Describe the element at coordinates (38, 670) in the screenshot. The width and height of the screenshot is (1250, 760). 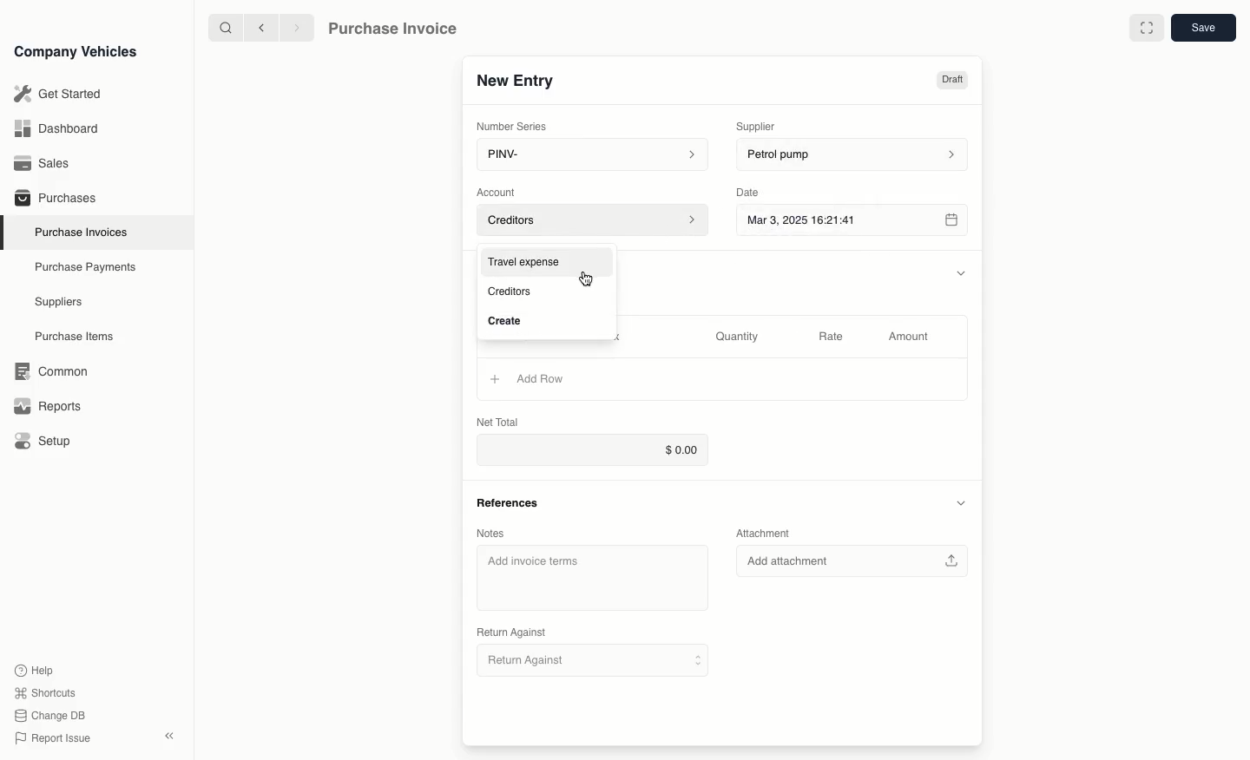
I see `Help` at that location.